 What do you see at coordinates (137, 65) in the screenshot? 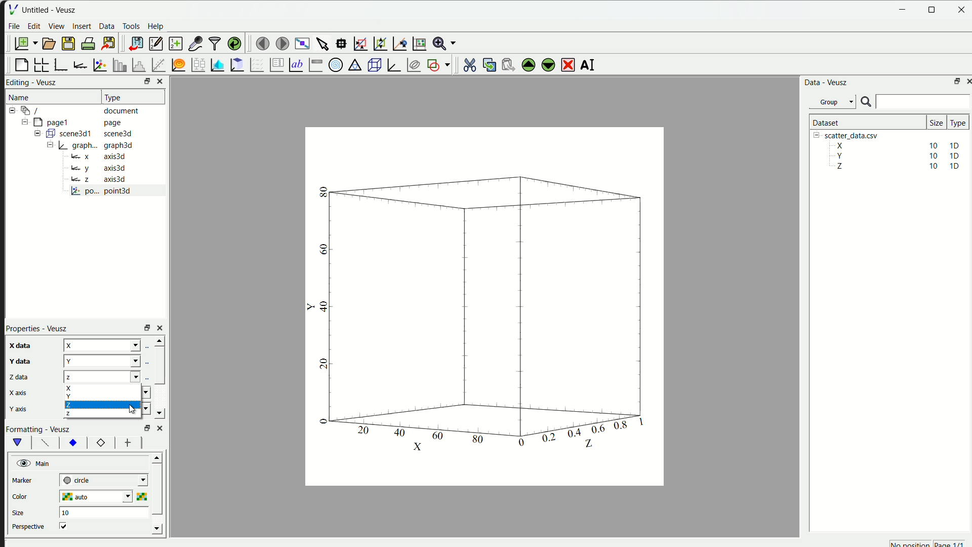
I see `histogram of dataset` at bounding box center [137, 65].